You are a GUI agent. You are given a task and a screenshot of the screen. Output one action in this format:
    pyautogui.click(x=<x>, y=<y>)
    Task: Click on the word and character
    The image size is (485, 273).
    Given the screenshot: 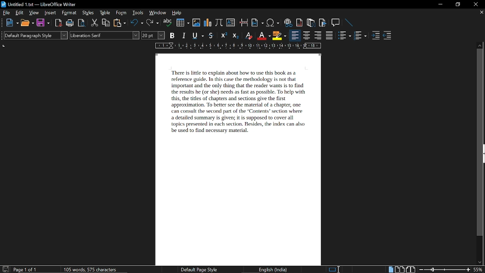 What is the action you would take?
    pyautogui.click(x=92, y=269)
    